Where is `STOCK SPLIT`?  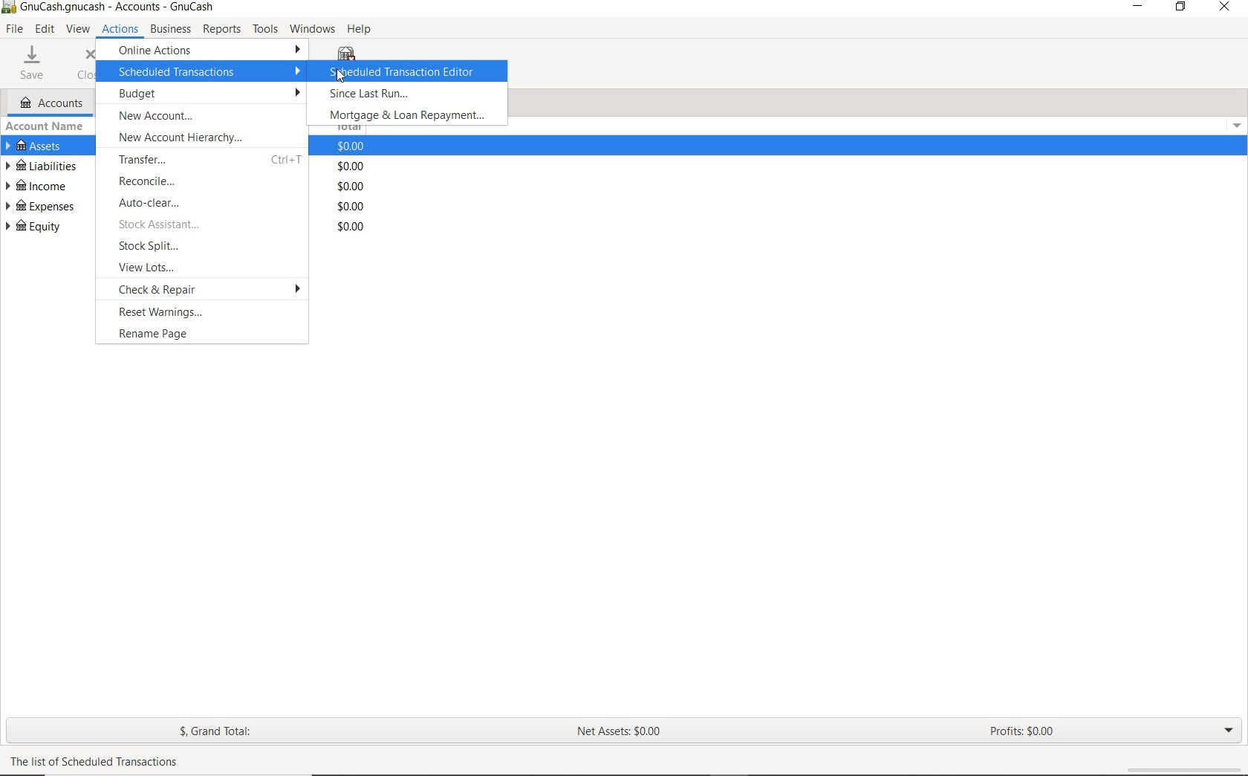 STOCK SPLIT is located at coordinates (205, 248).